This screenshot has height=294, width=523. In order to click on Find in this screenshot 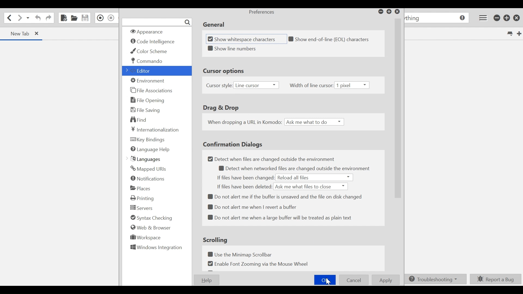, I will do `click(138, 120)`.